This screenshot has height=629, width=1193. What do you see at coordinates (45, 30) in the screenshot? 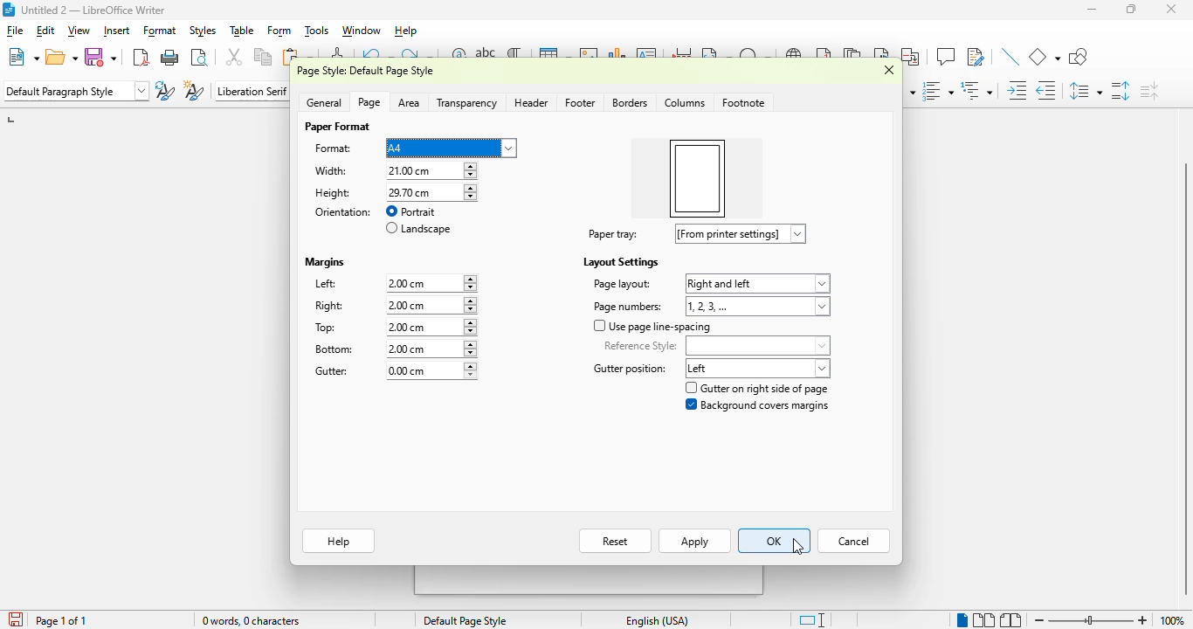
I see `edit` at bounding box center [45, 30].